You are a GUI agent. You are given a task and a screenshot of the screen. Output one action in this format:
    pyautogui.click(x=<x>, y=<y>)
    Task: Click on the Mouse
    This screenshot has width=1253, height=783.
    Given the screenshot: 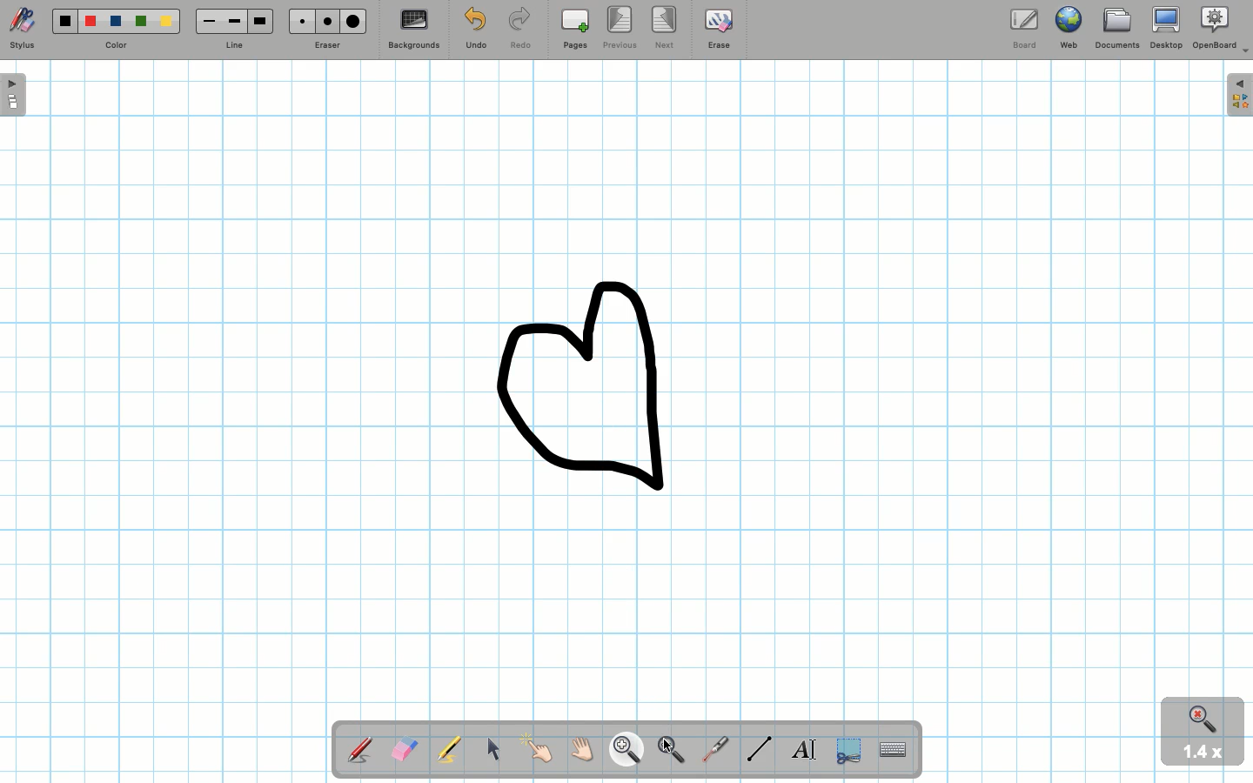 What is the action you would take?
    pyautogui.click(x=493, y=752)
    